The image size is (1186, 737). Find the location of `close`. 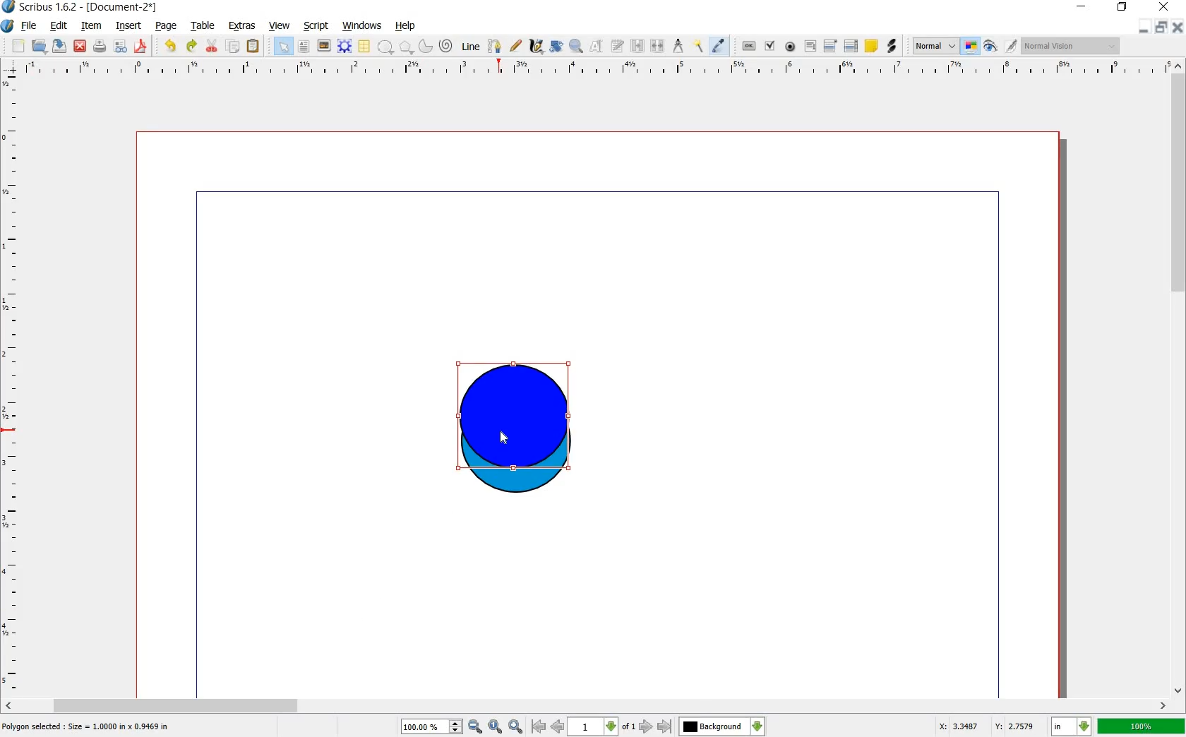

close is located at coordinates (80, 47).